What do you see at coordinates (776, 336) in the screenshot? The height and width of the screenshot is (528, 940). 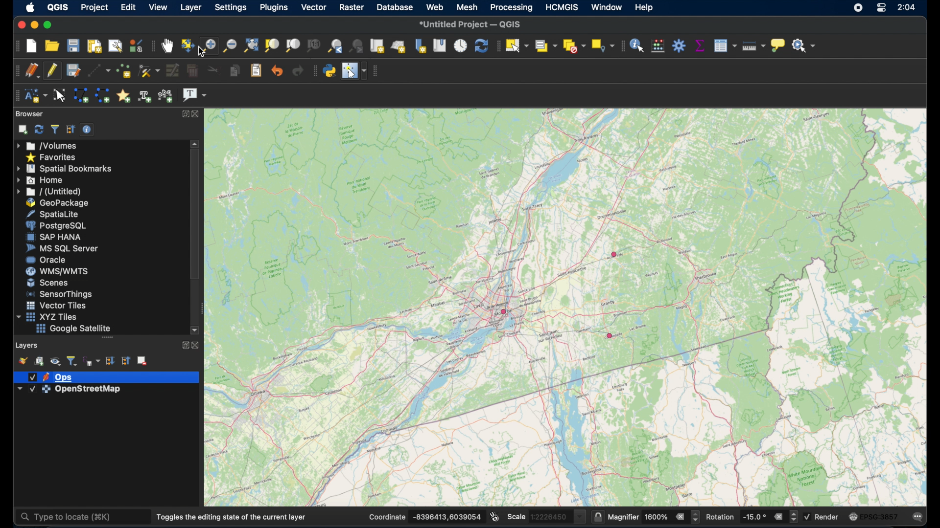 I see `open street map` at bounding box center [776, 336].